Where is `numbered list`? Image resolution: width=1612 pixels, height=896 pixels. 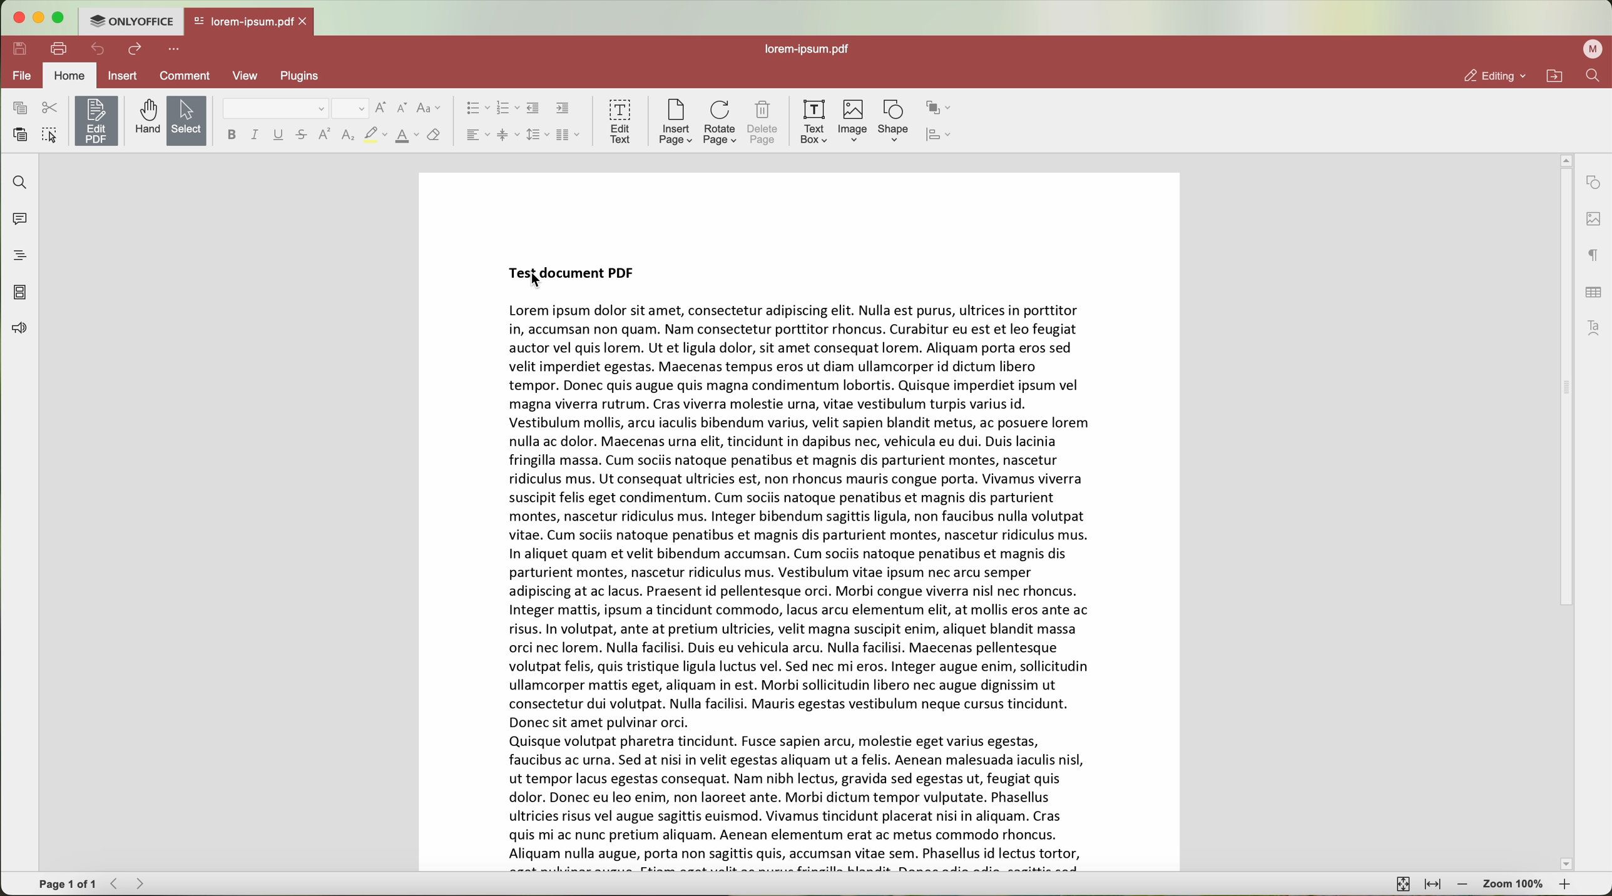
numbered list is located at coordinates (508, 110).